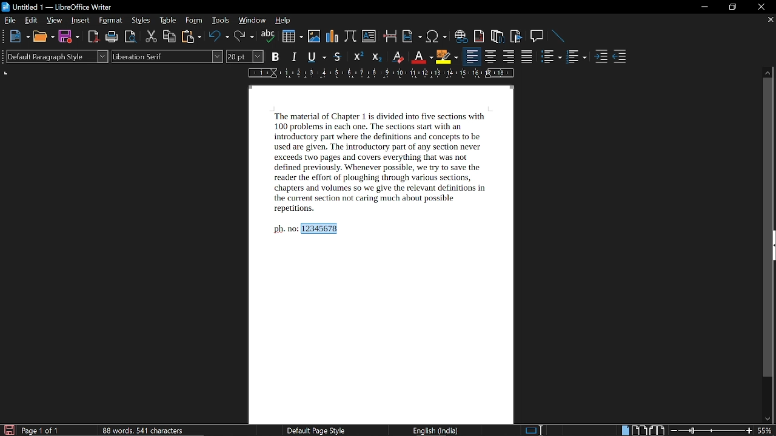 The height and width of the screenshot is (436, 776). Describe the element at coordinates (411, 36) in the screenshot. I see `insert field` at that location.